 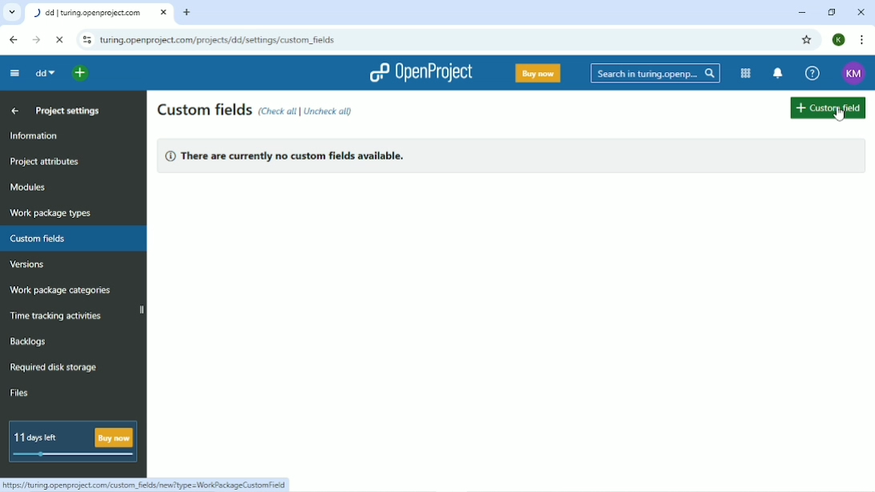 What do you see at coordinates (30, 188) in the screenshot?
I see `Modules` at bounding box center [30, 188].